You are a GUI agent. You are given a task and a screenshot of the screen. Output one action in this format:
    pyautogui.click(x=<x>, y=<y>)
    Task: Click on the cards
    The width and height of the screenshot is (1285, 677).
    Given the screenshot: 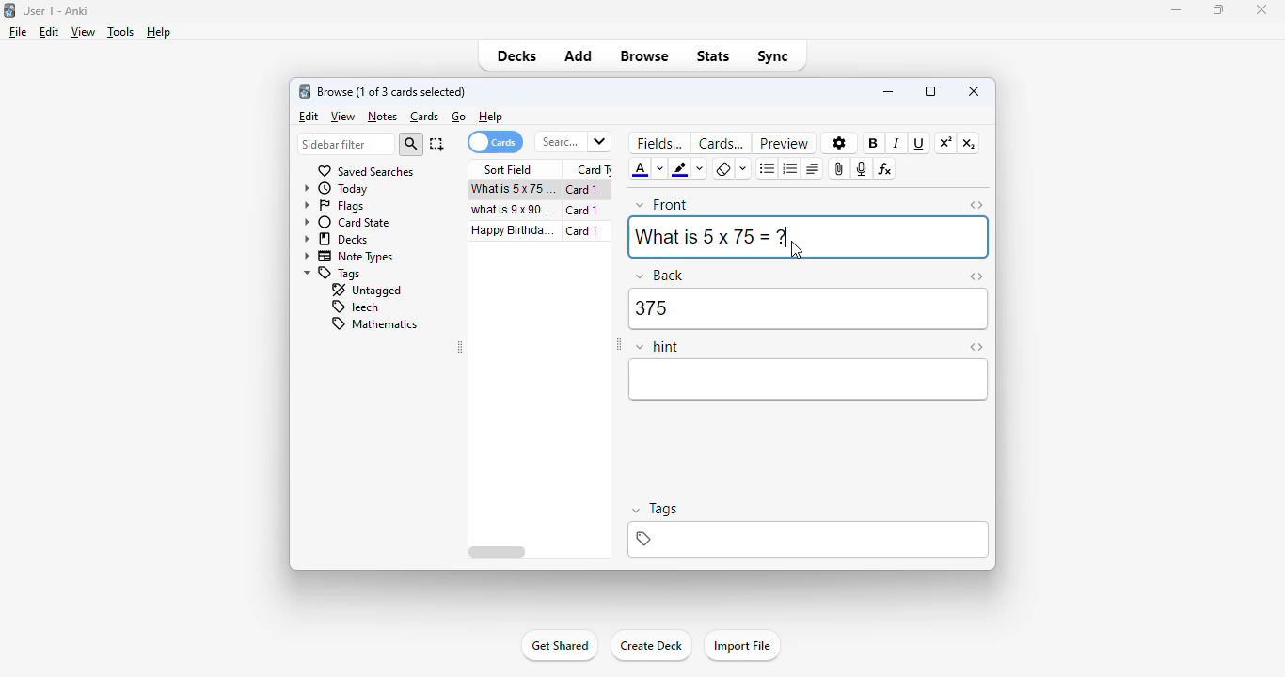 What is the action you would take?
    pyautogui.click(x=424, y=118)
    